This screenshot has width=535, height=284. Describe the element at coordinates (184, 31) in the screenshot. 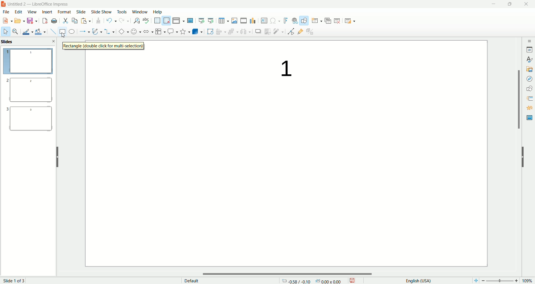

I see `stars and banners` at that location.